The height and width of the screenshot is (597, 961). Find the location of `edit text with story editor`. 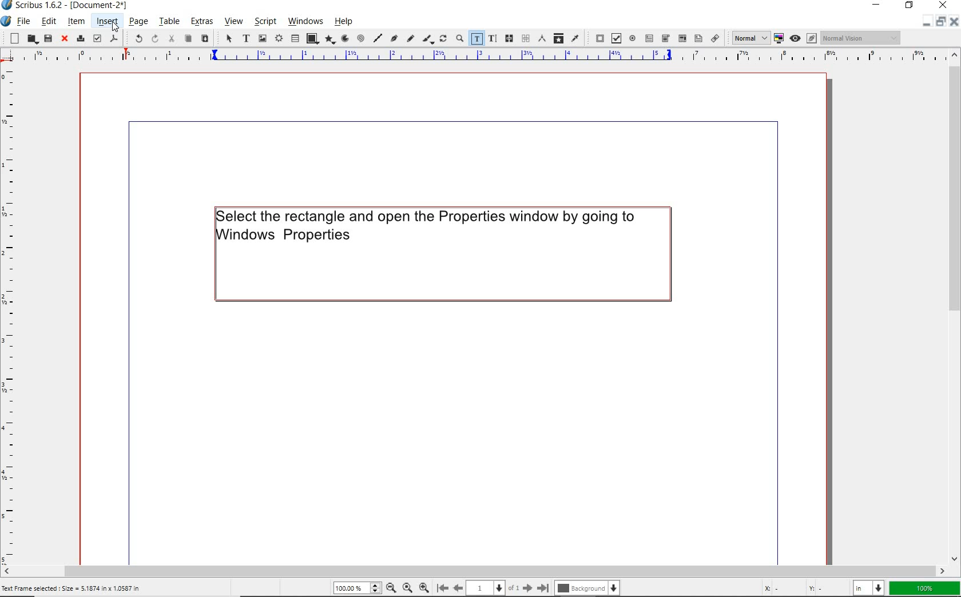

edit text with story editor is located at coordinates (492, 38).